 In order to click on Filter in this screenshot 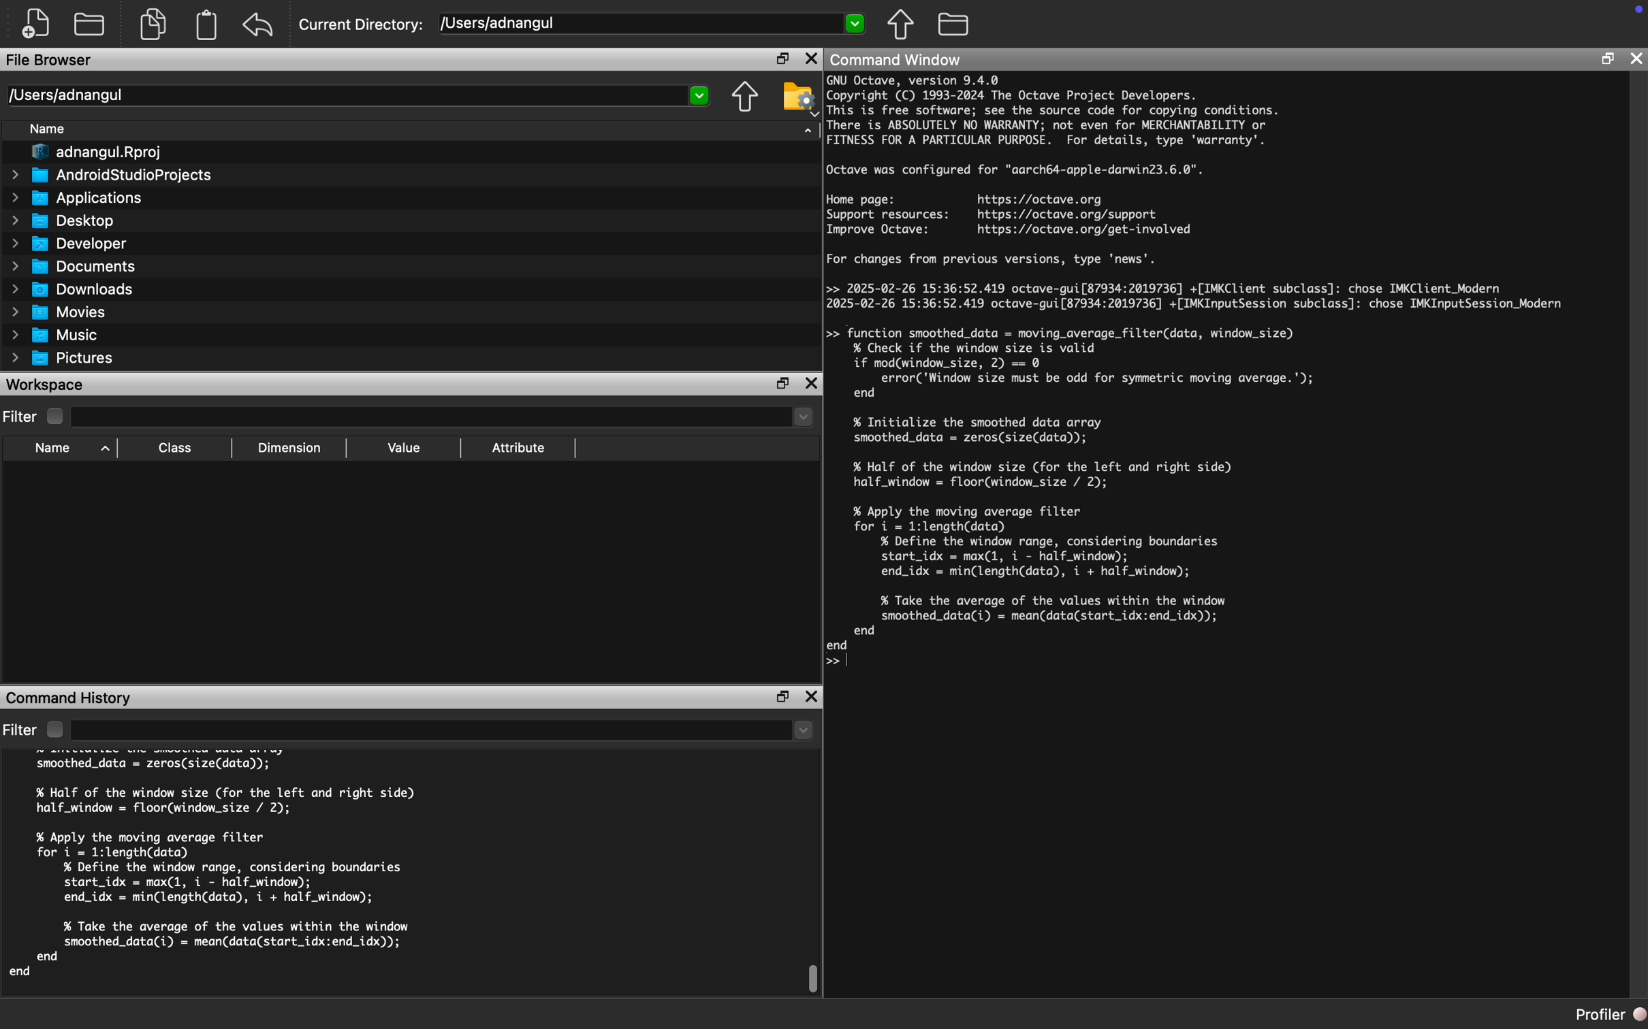, I will do `click(21, 731)`.